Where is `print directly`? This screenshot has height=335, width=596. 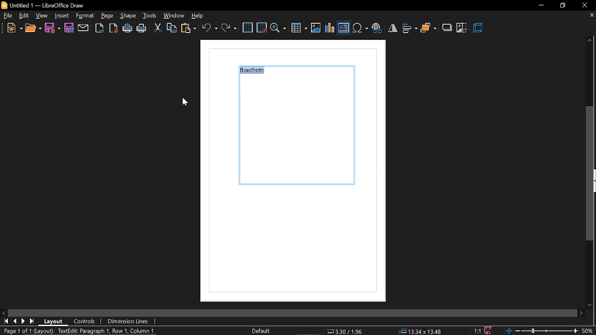
print directly is located at coordinates (128, 27).